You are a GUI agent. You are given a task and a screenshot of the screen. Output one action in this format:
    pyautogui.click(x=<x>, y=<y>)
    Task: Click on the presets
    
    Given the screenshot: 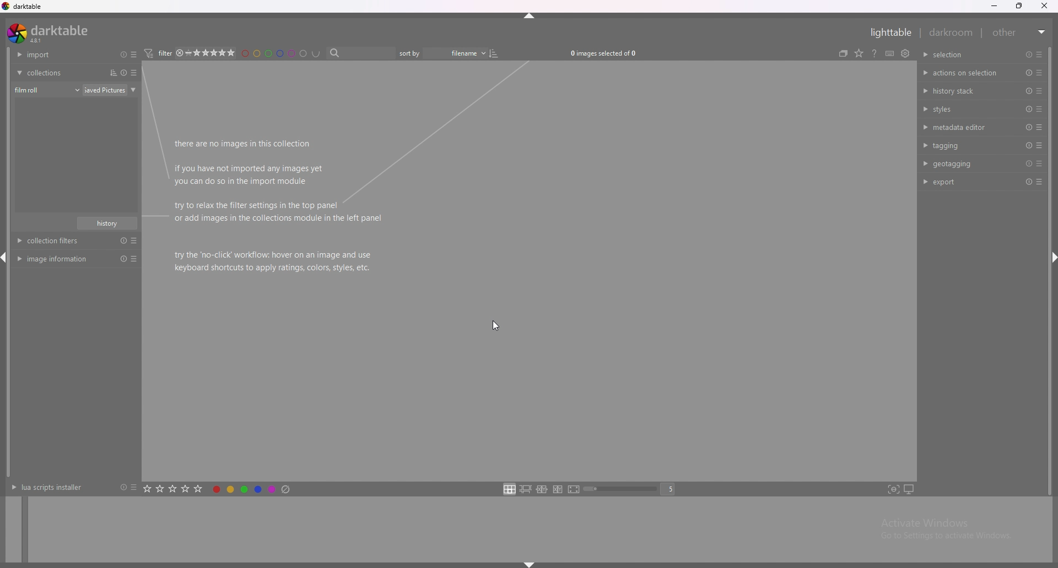 What is the action you would take?
    pyautogui.click(x=136, y=54)
    